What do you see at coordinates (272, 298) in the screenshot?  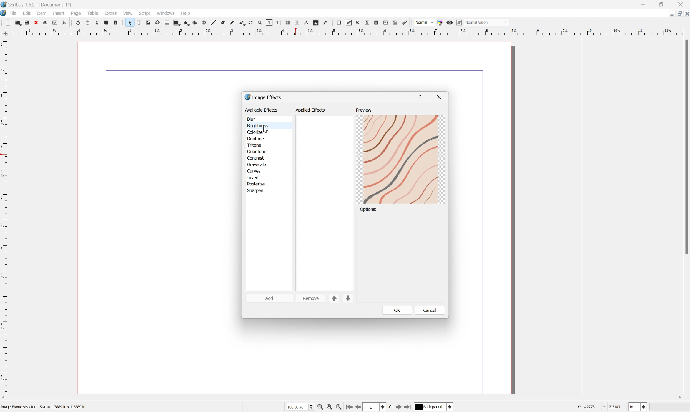 I see `add` at bounding box center [272, 298].